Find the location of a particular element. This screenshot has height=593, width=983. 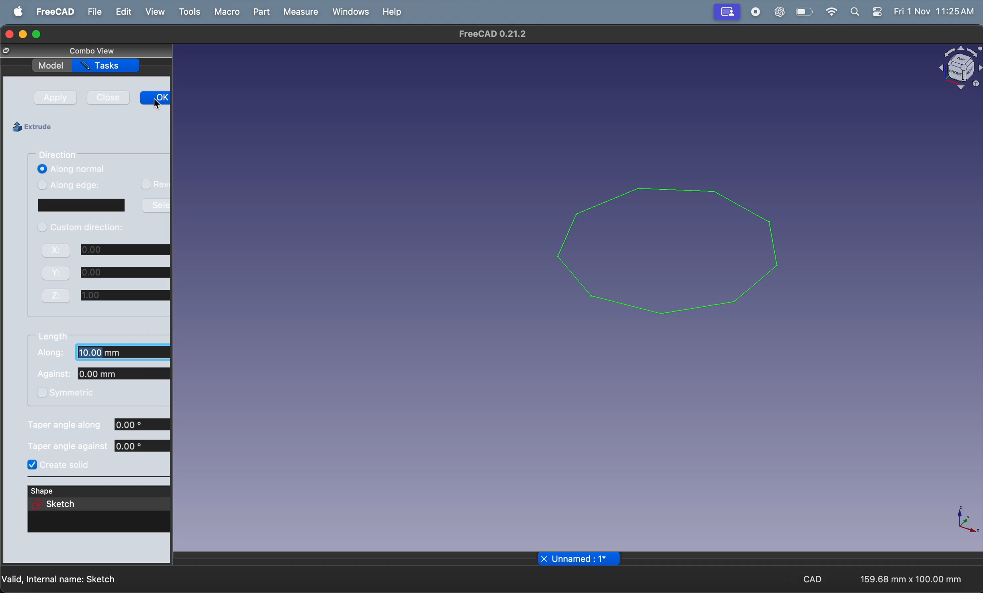

record is located at coordinates (752, 12).